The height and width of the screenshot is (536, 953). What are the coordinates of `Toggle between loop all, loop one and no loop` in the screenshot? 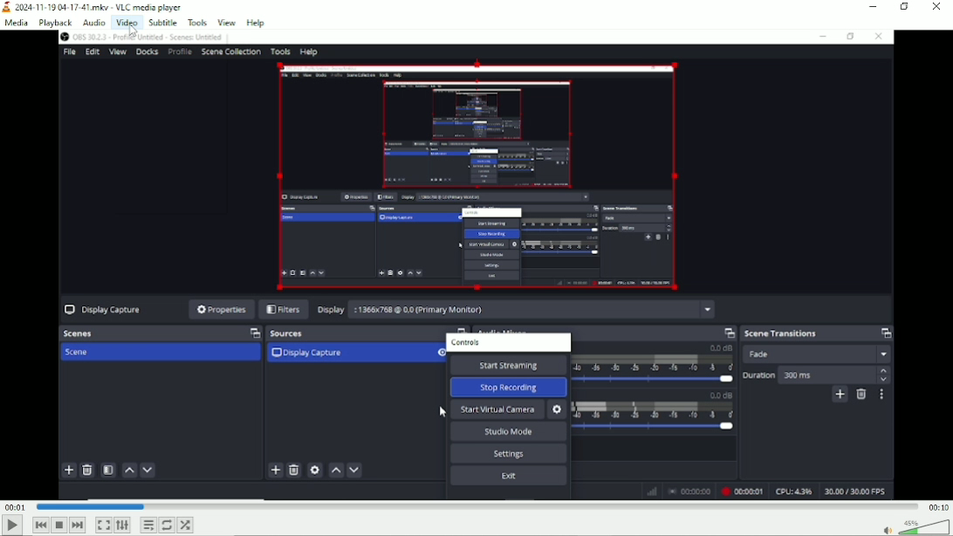 It's located at (168, 525).